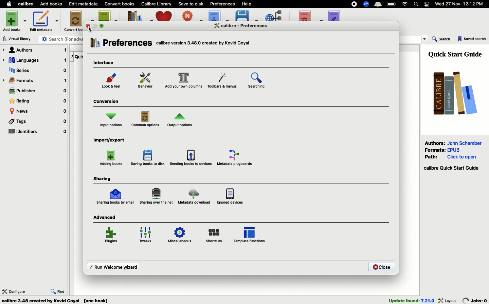  I want to click on text, so click(211, 42).